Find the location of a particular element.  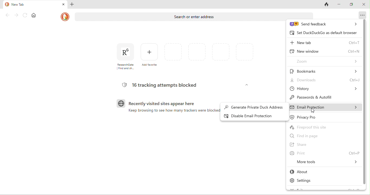

track tab is located at coordinates (327, 5).